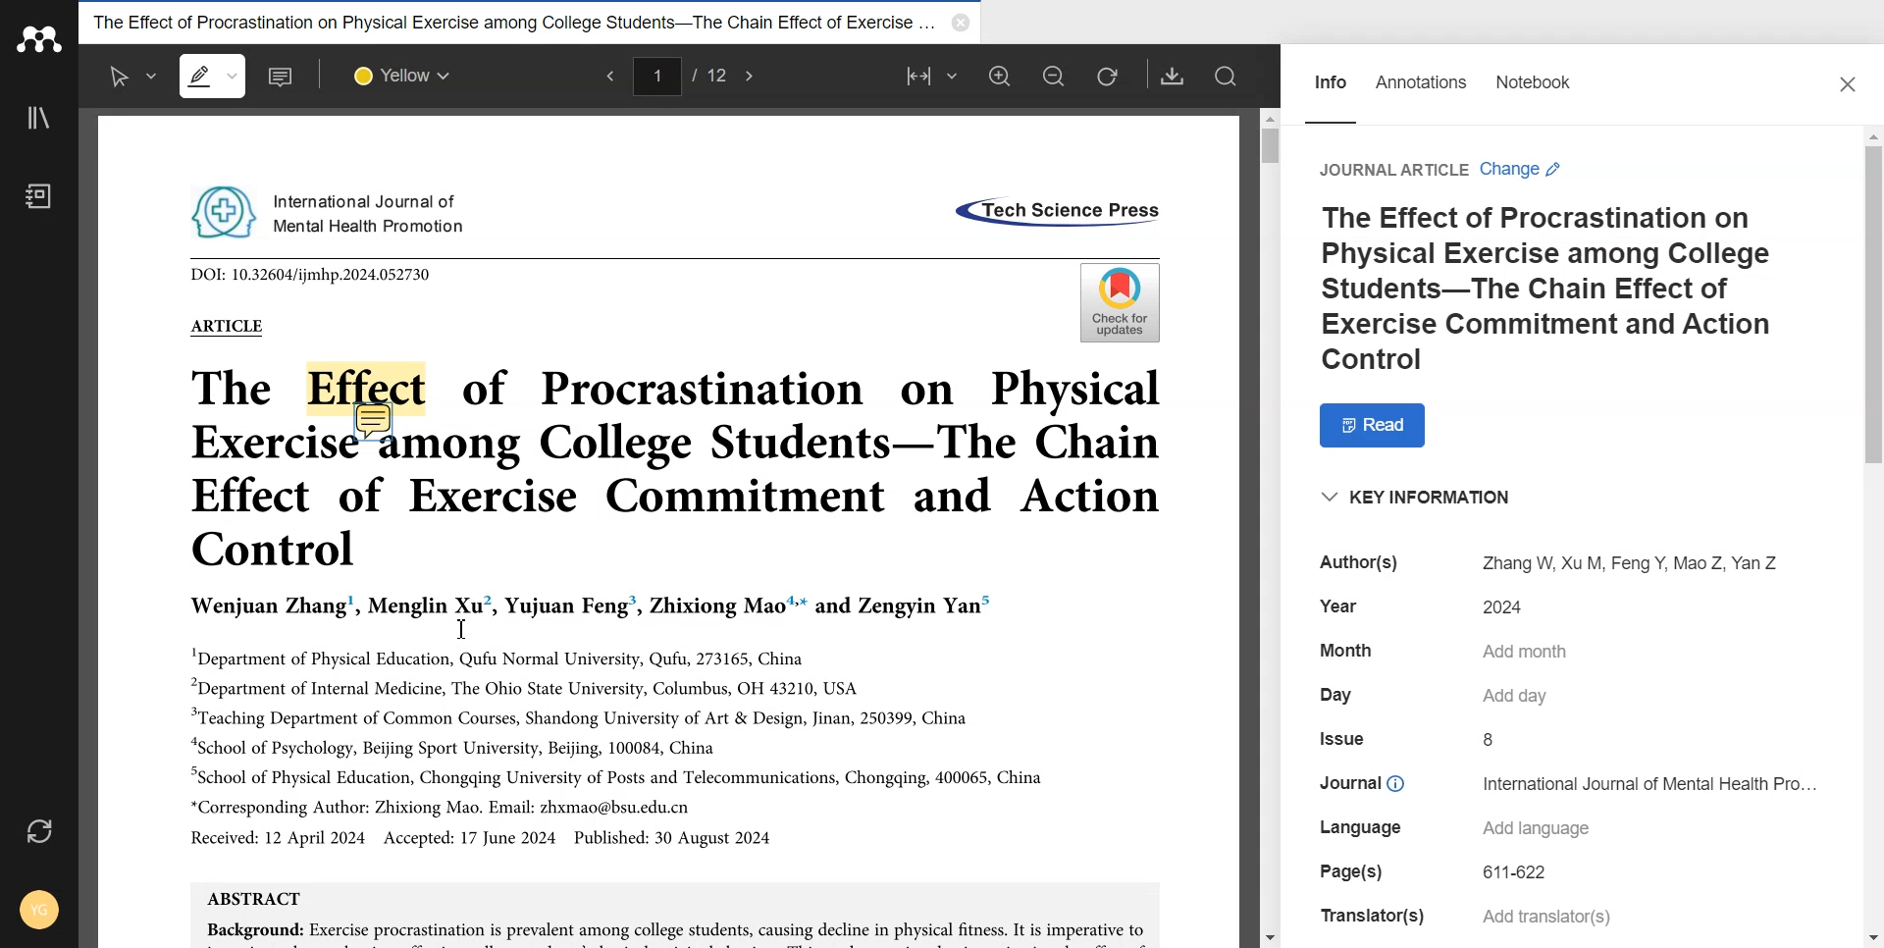 The image size is (1884, 948). What do you see at coordinates (1053, 75) in the screenshot?
I see `Zoom out` at bounding box center [1053, 75].